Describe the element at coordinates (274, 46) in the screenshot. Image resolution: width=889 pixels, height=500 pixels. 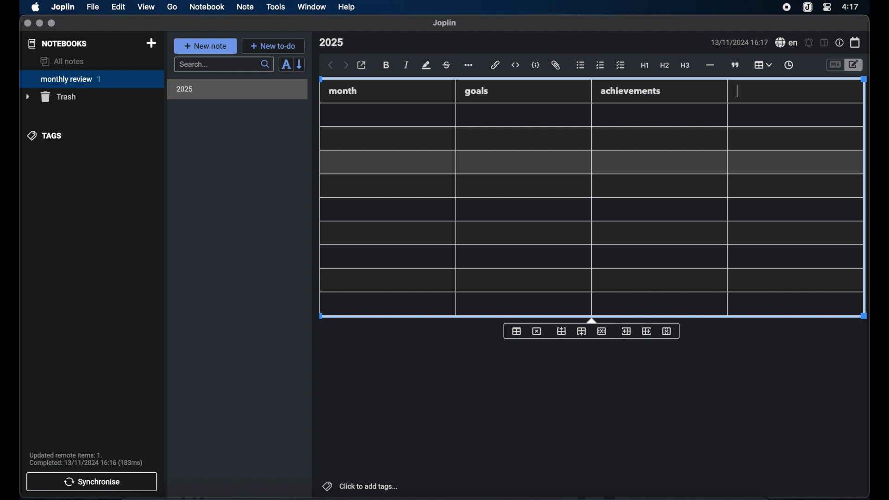
I see `new to-do` at that location.